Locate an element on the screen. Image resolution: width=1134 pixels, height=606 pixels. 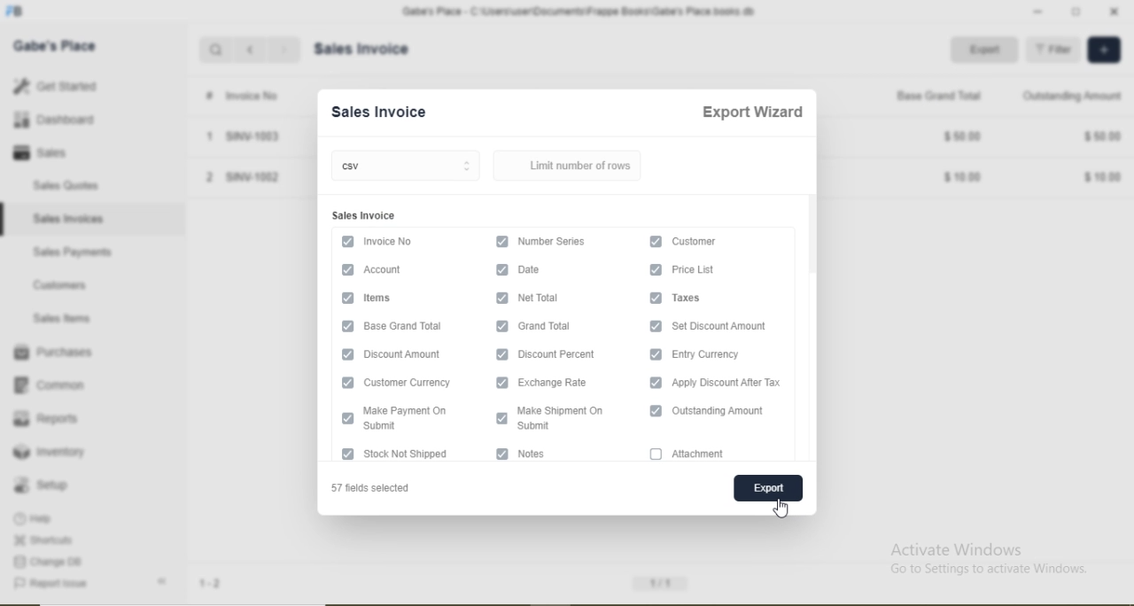
checkbox is located at coordinates (656, 412).